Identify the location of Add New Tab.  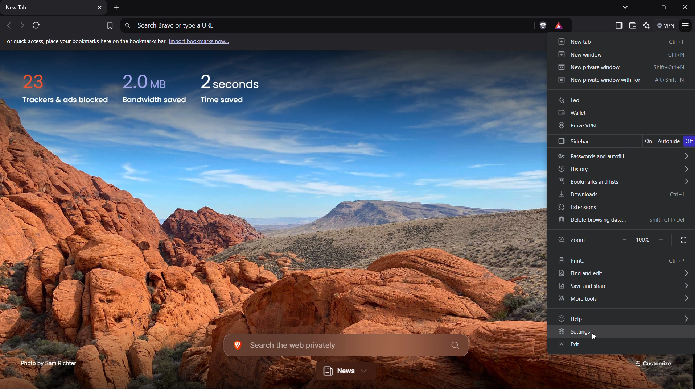
(118, 7).